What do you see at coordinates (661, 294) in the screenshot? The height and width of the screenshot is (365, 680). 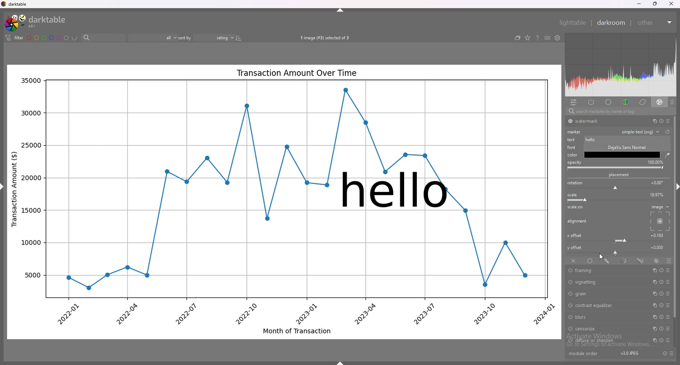 I see `reset` at bounding box center [661, 294].